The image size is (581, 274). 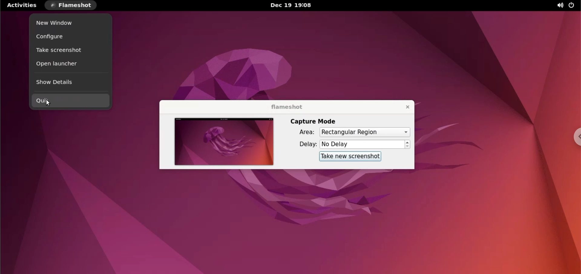 I want to click on chrome options, so click(x=572, y=137).